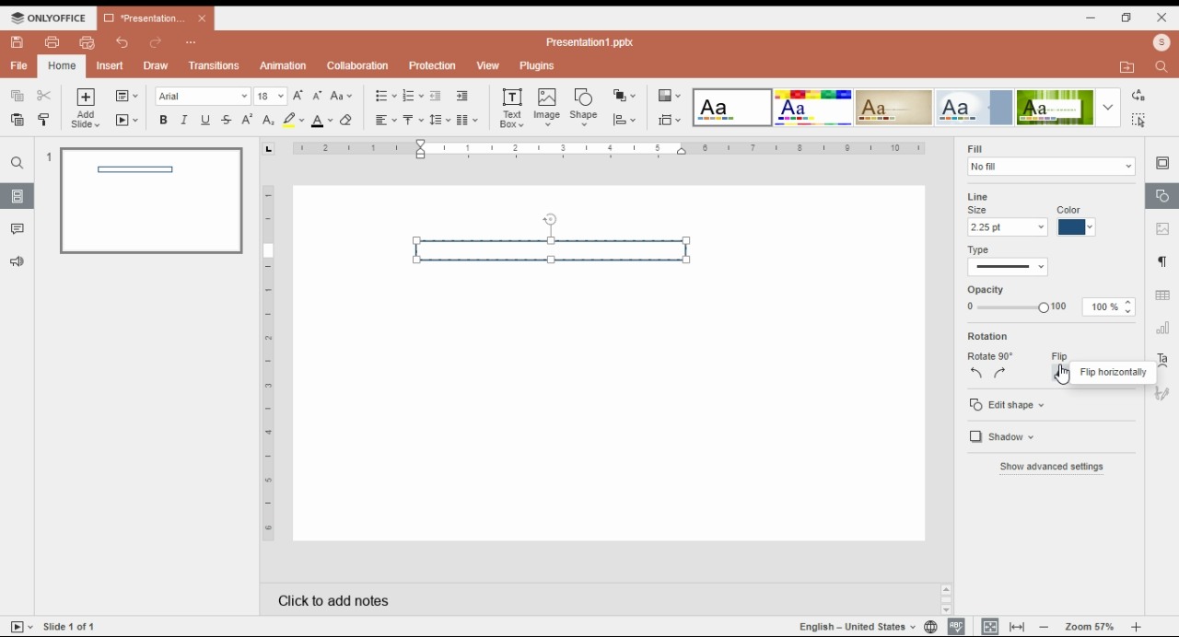 The width and height of the screenshot is (1179, 637). I want to click on line, so click(978, 197).